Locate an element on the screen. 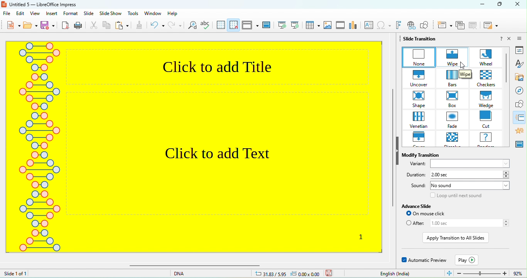 The width and height of the screenshot is (527, 278). current slide is located at coordinates (295, 25).